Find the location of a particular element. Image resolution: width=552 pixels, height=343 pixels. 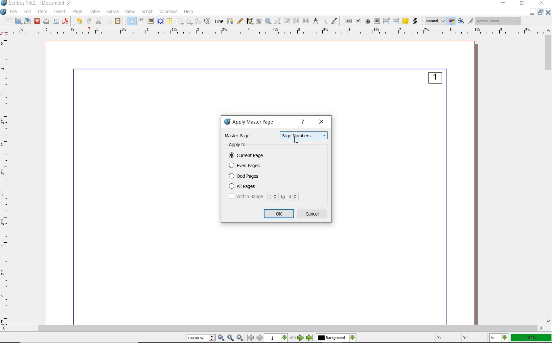

redo is located at coordinates (89, 21).